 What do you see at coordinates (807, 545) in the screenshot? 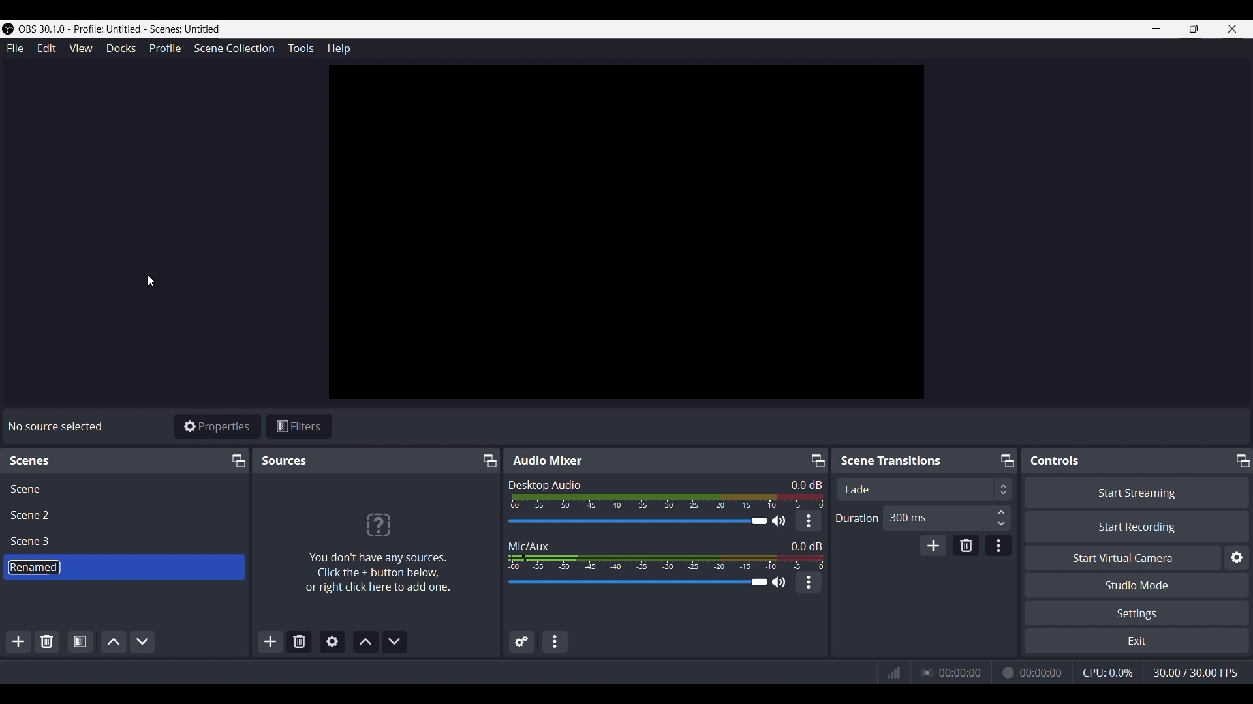
I see `Audio Level Indicator` at bounding box center [807, 545].